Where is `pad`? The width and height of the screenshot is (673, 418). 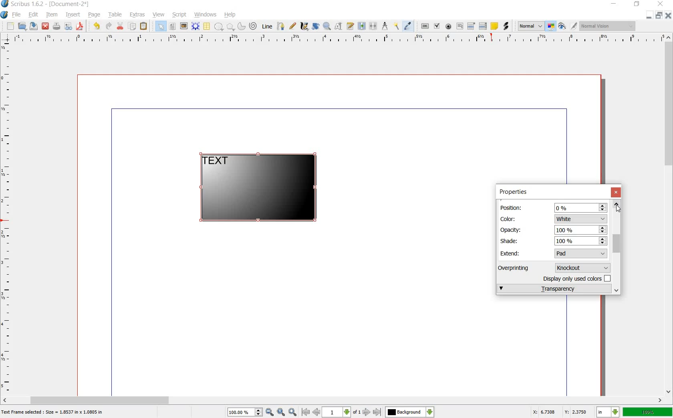
pad is located at coordinates (582, 253).